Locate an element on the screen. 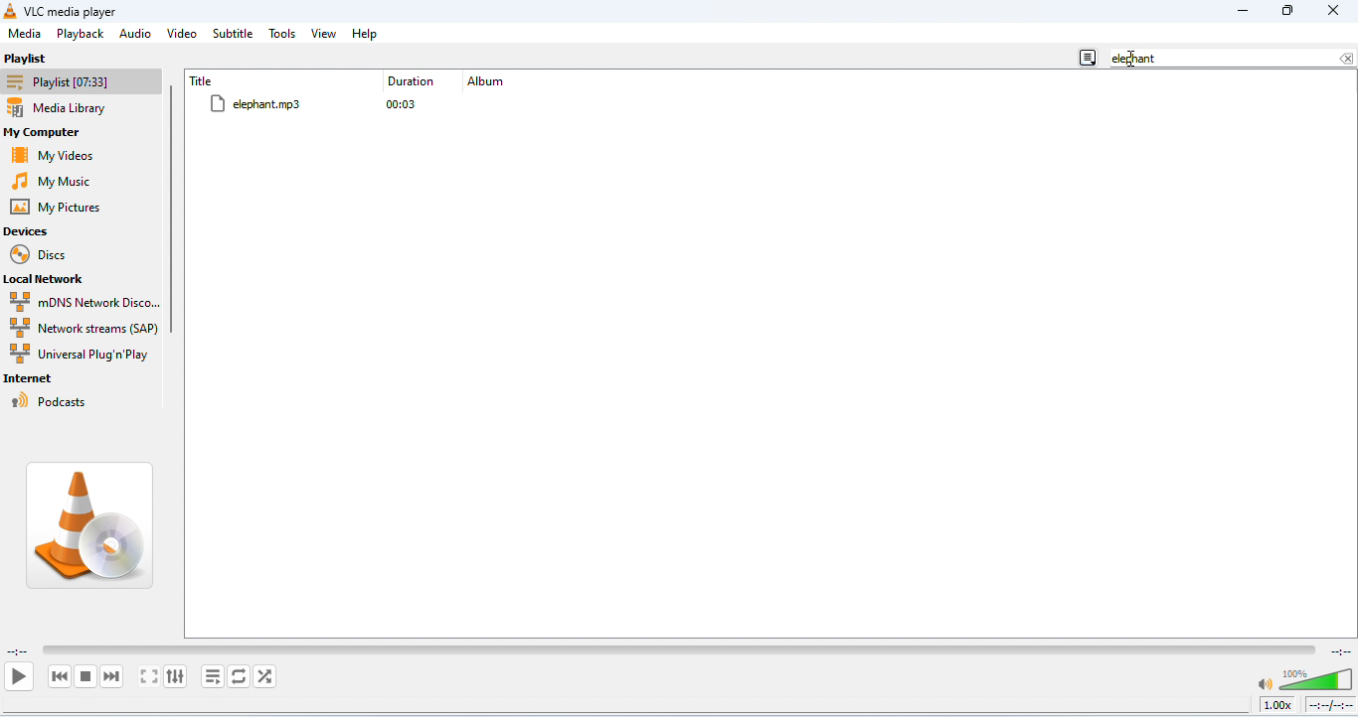  my pictures is located at coordinates (62, 208).